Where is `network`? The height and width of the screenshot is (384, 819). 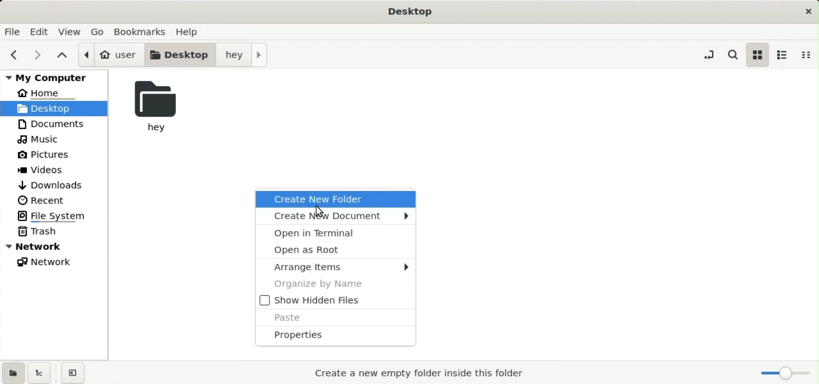
network is located at coordinates (46, 261).